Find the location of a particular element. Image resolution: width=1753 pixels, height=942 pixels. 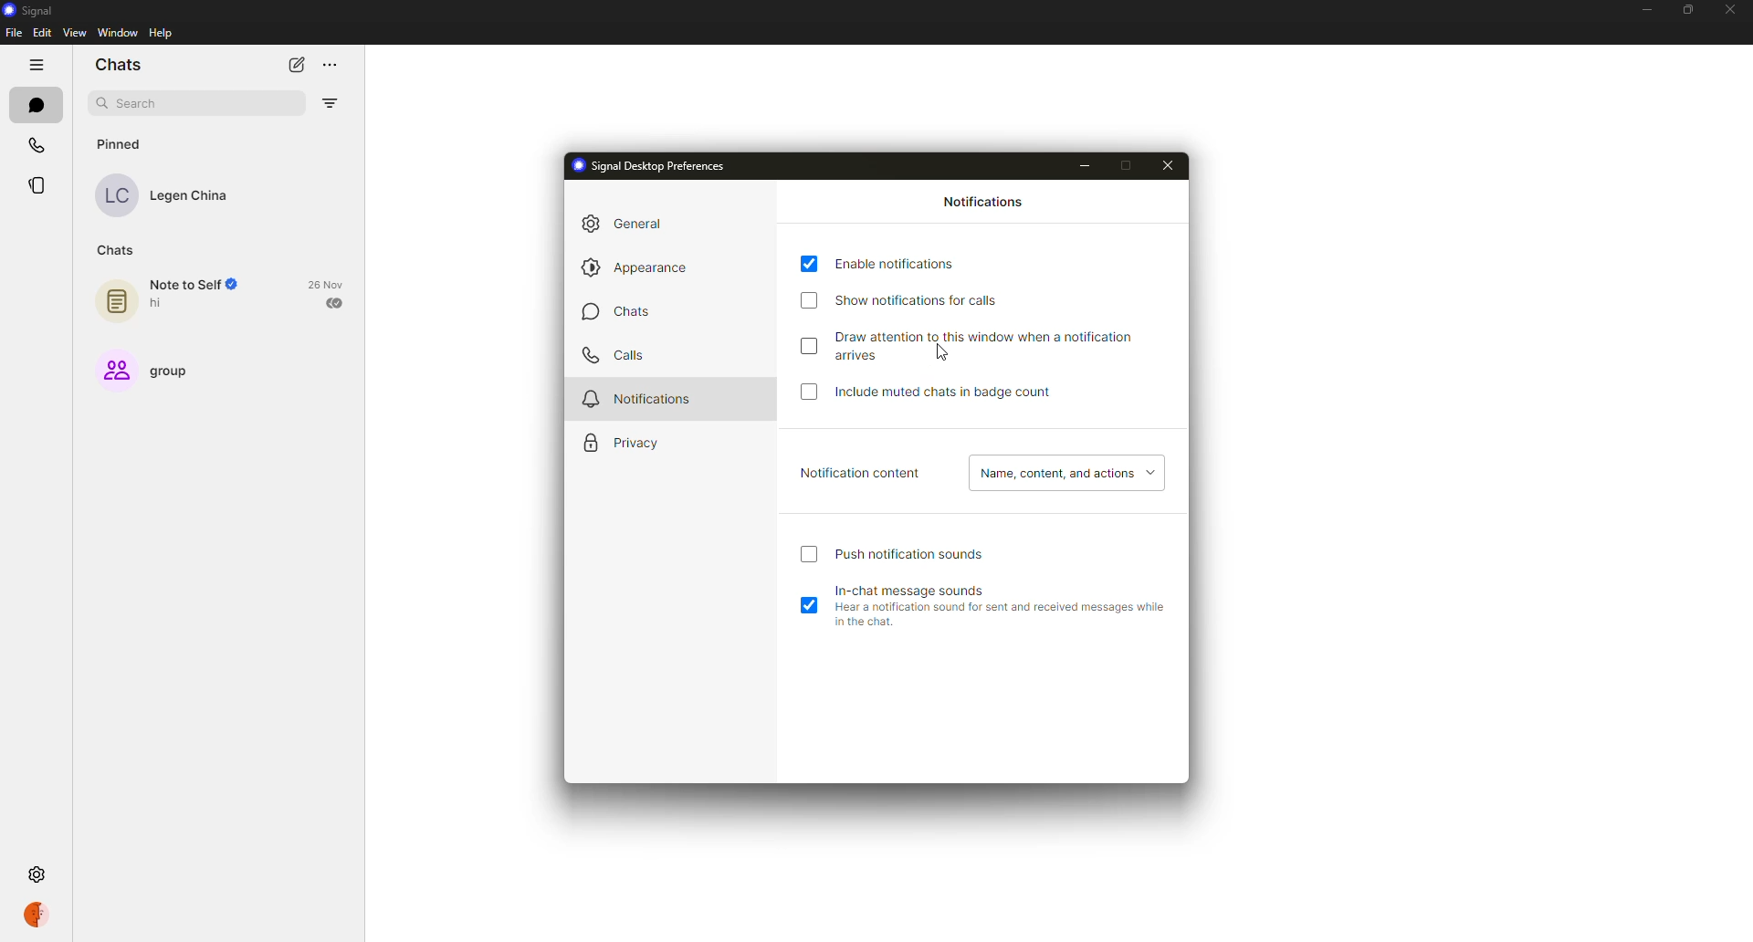

minimize is located at coordinates (1081, 163).